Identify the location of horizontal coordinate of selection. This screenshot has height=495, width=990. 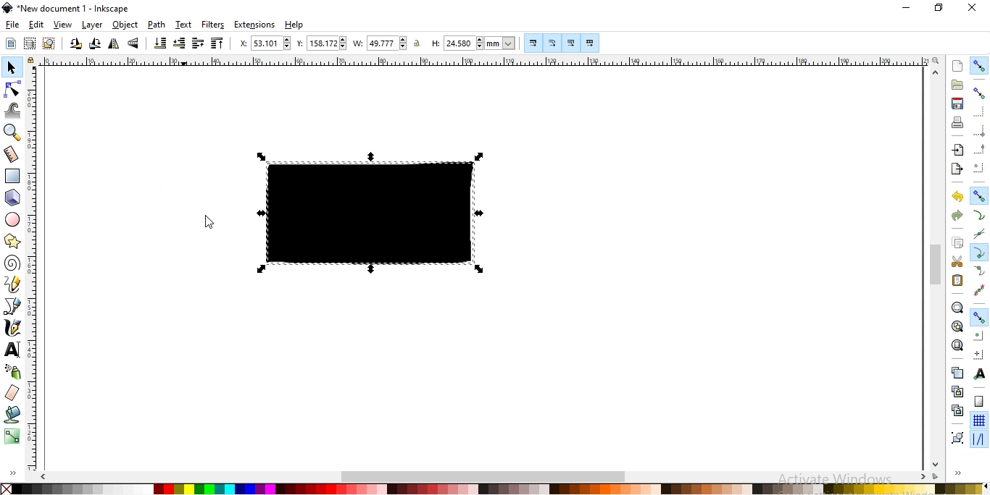
(263, 43).